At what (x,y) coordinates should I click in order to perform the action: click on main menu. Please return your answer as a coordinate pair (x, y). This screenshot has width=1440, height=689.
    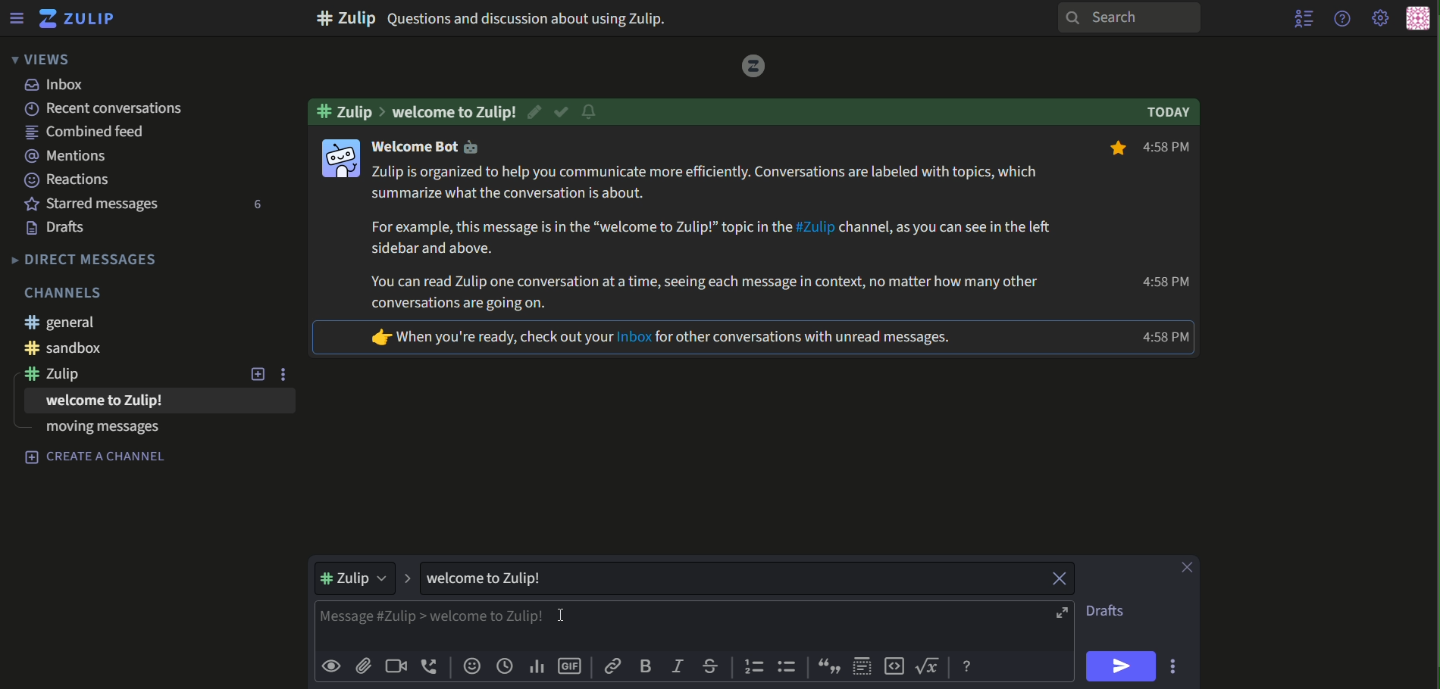
    Looking at the image, I should click on (1382, 19).